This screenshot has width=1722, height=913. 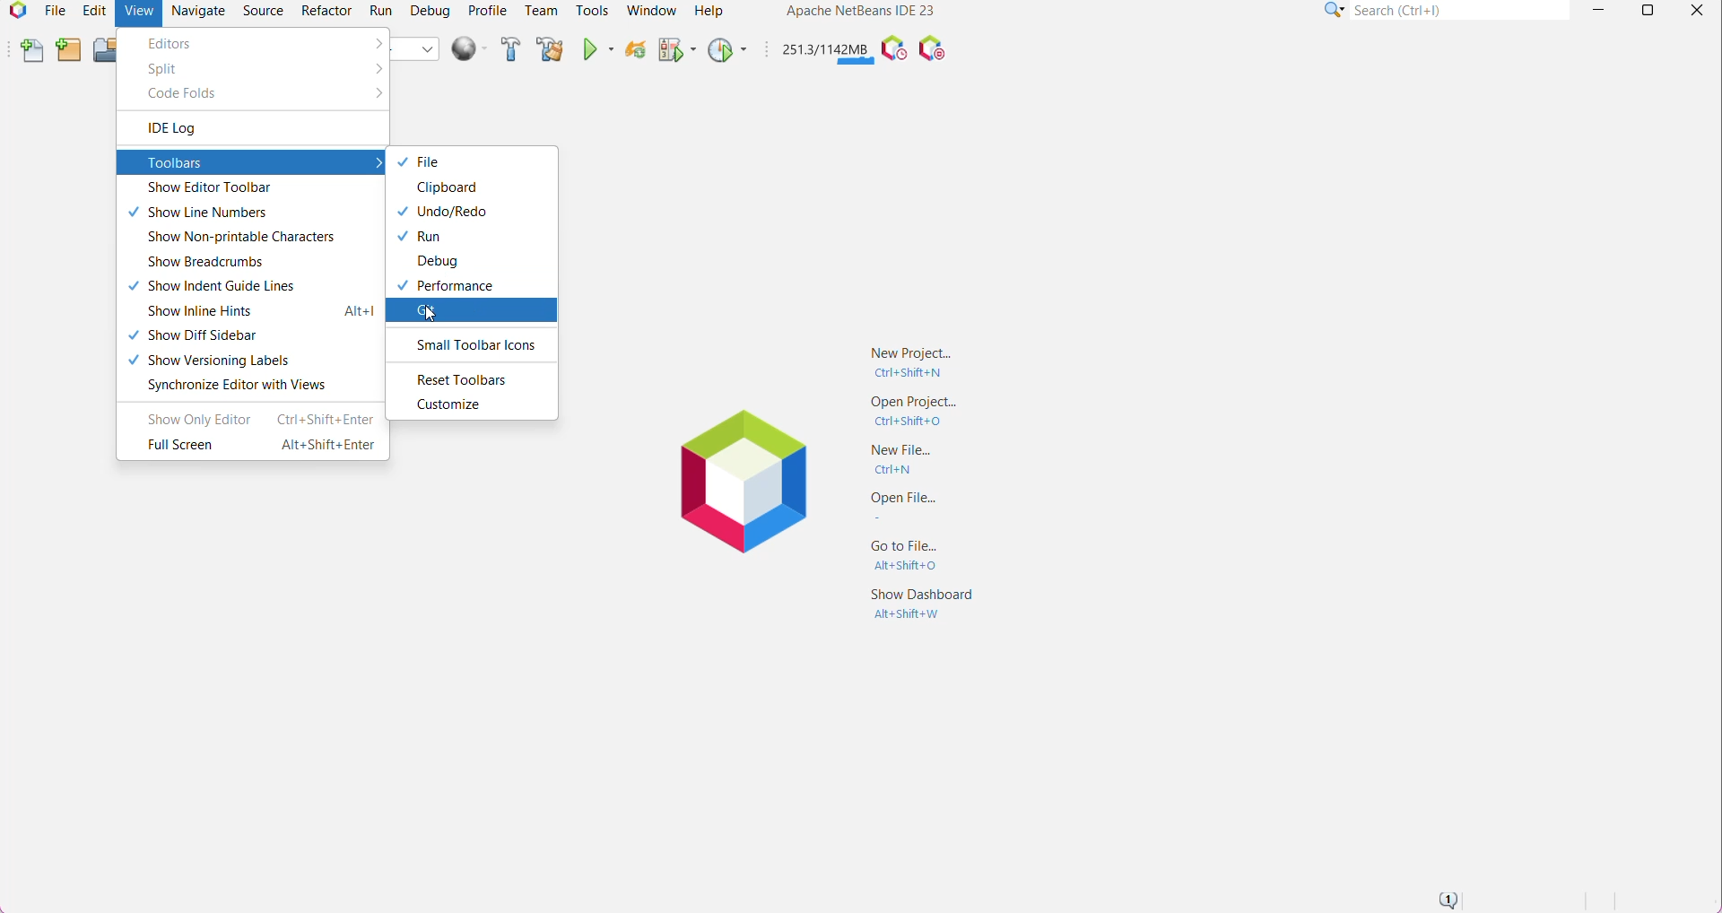 I want to click on Performance, so click(x=457, y=287).